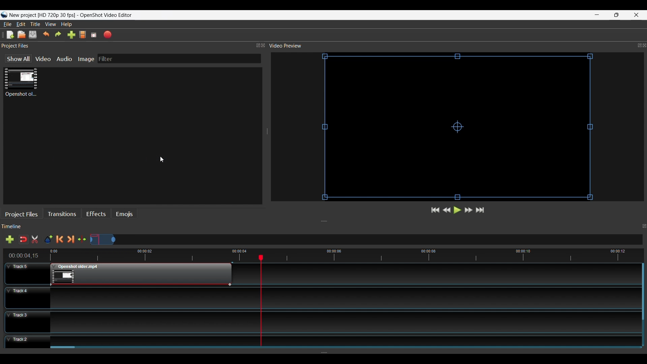 The height and width of the screenshot is (364, 647). I want to click on Title, so click(36, 25).